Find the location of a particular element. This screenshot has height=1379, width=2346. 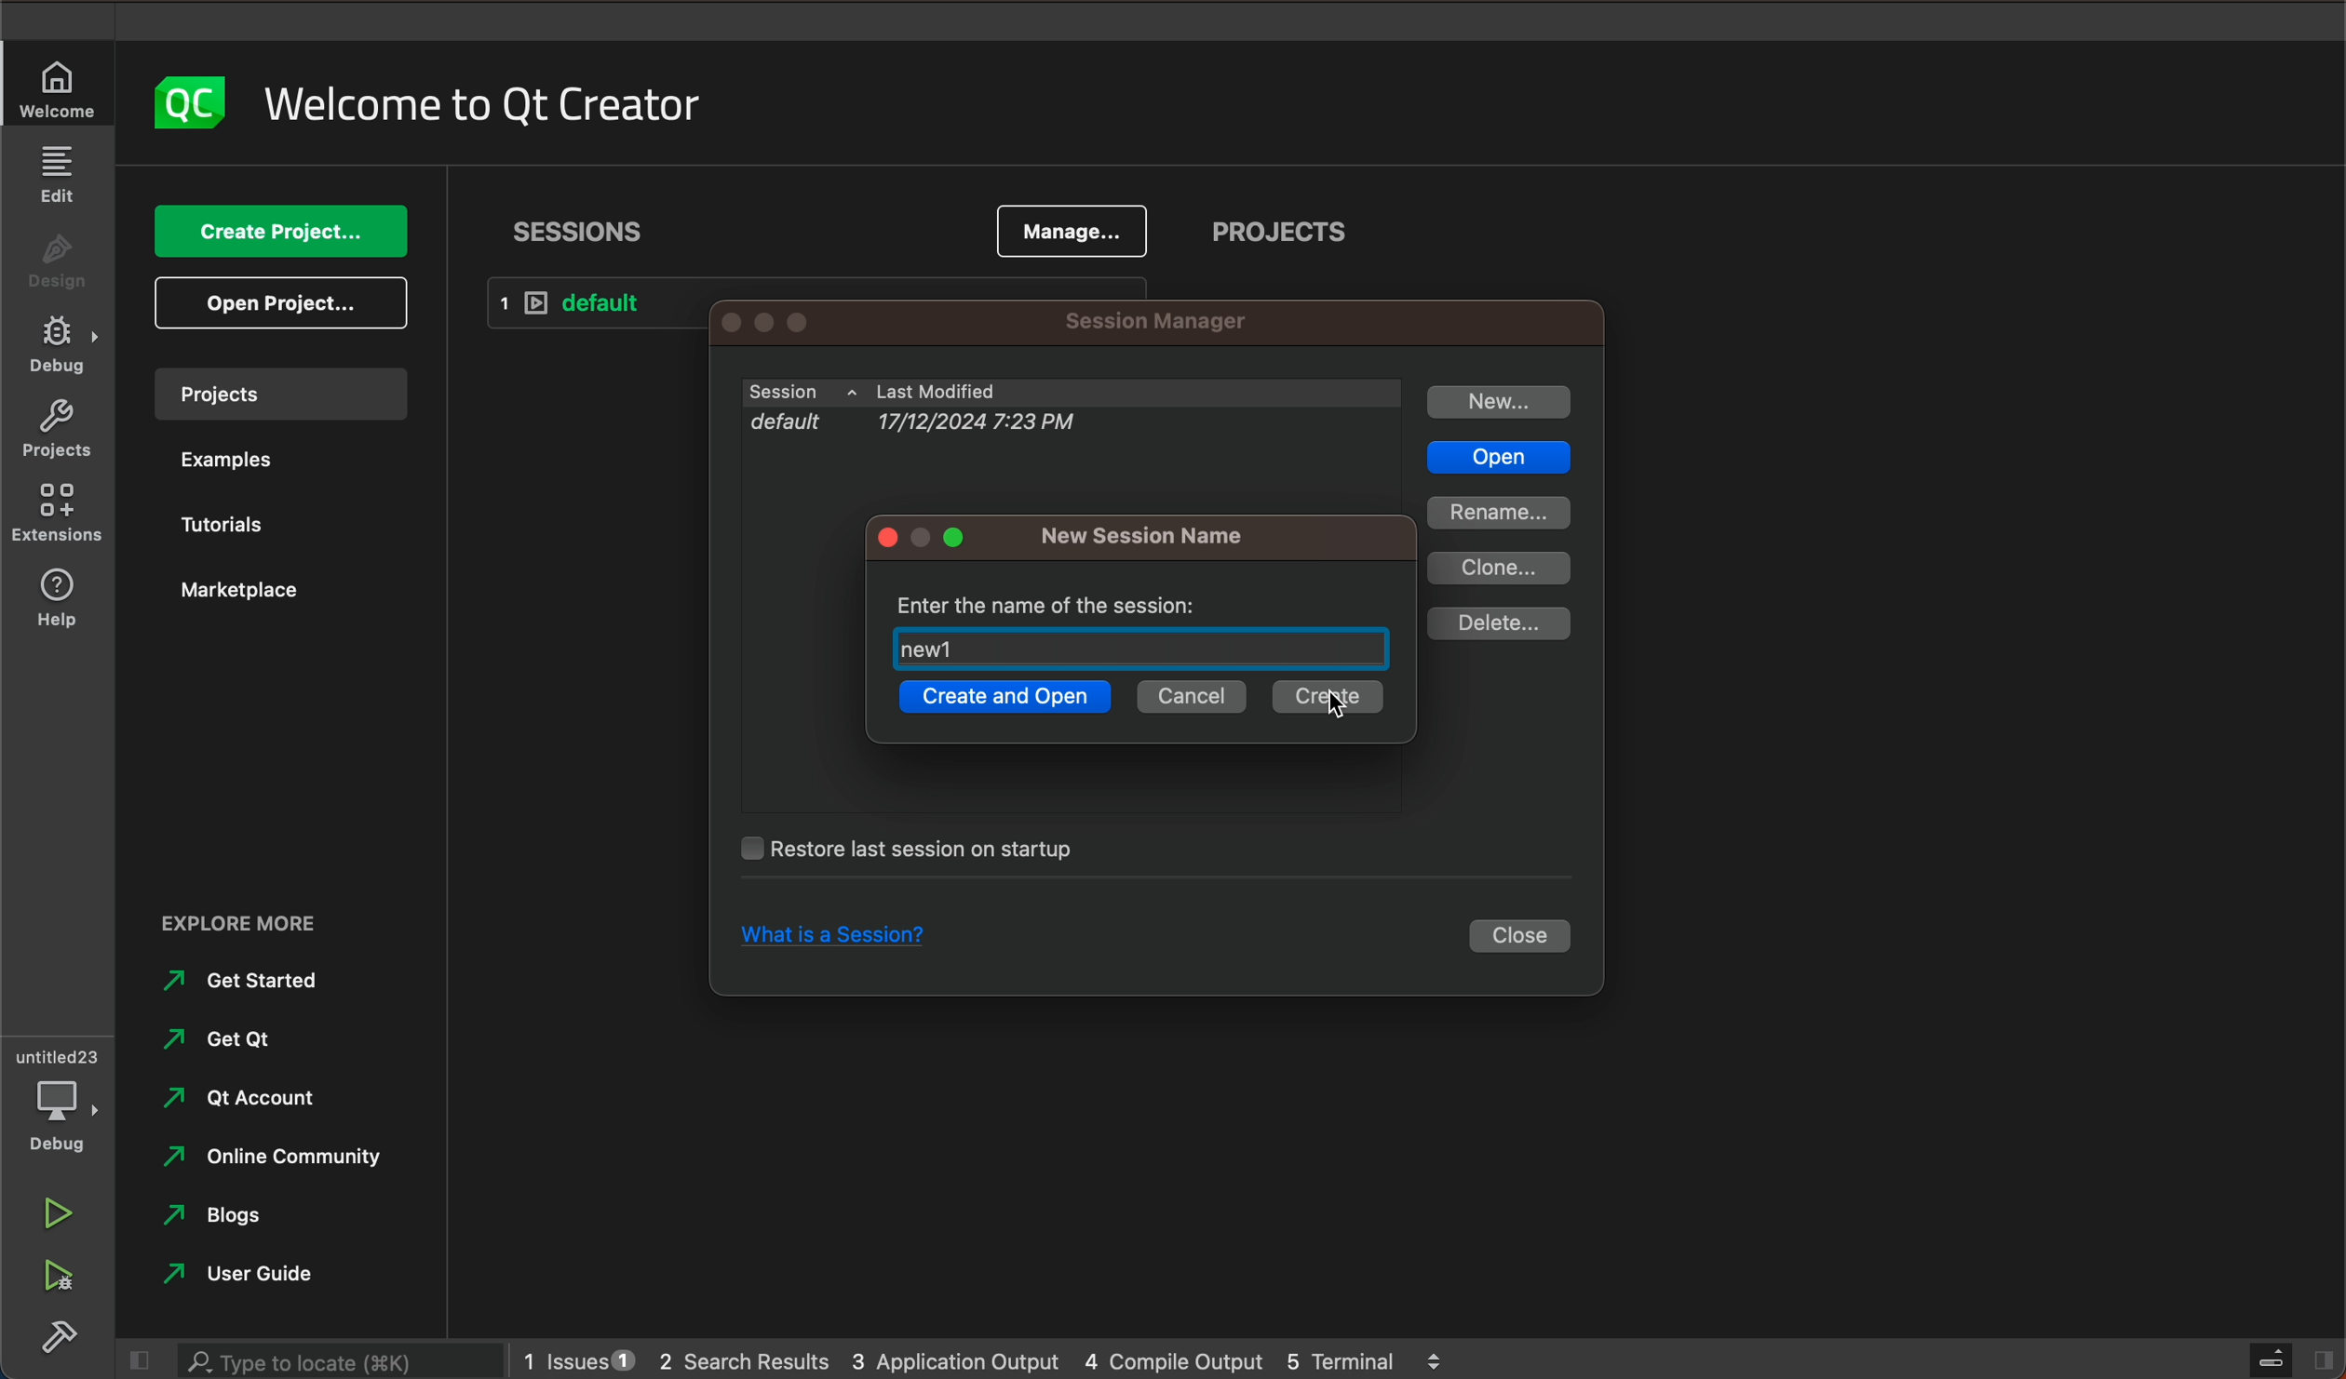

rename is located at coordinates (1498, 512).